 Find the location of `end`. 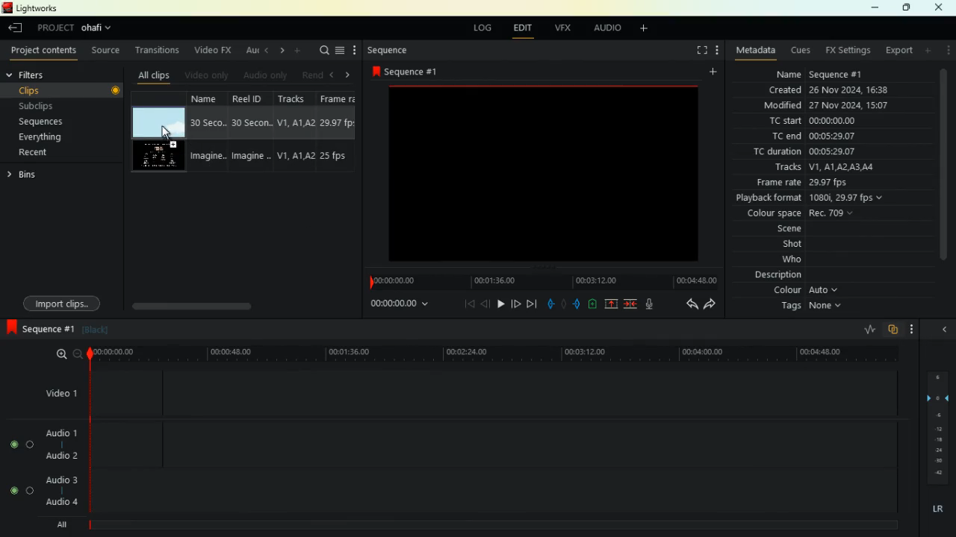

end is located at coordinates (533, 304).